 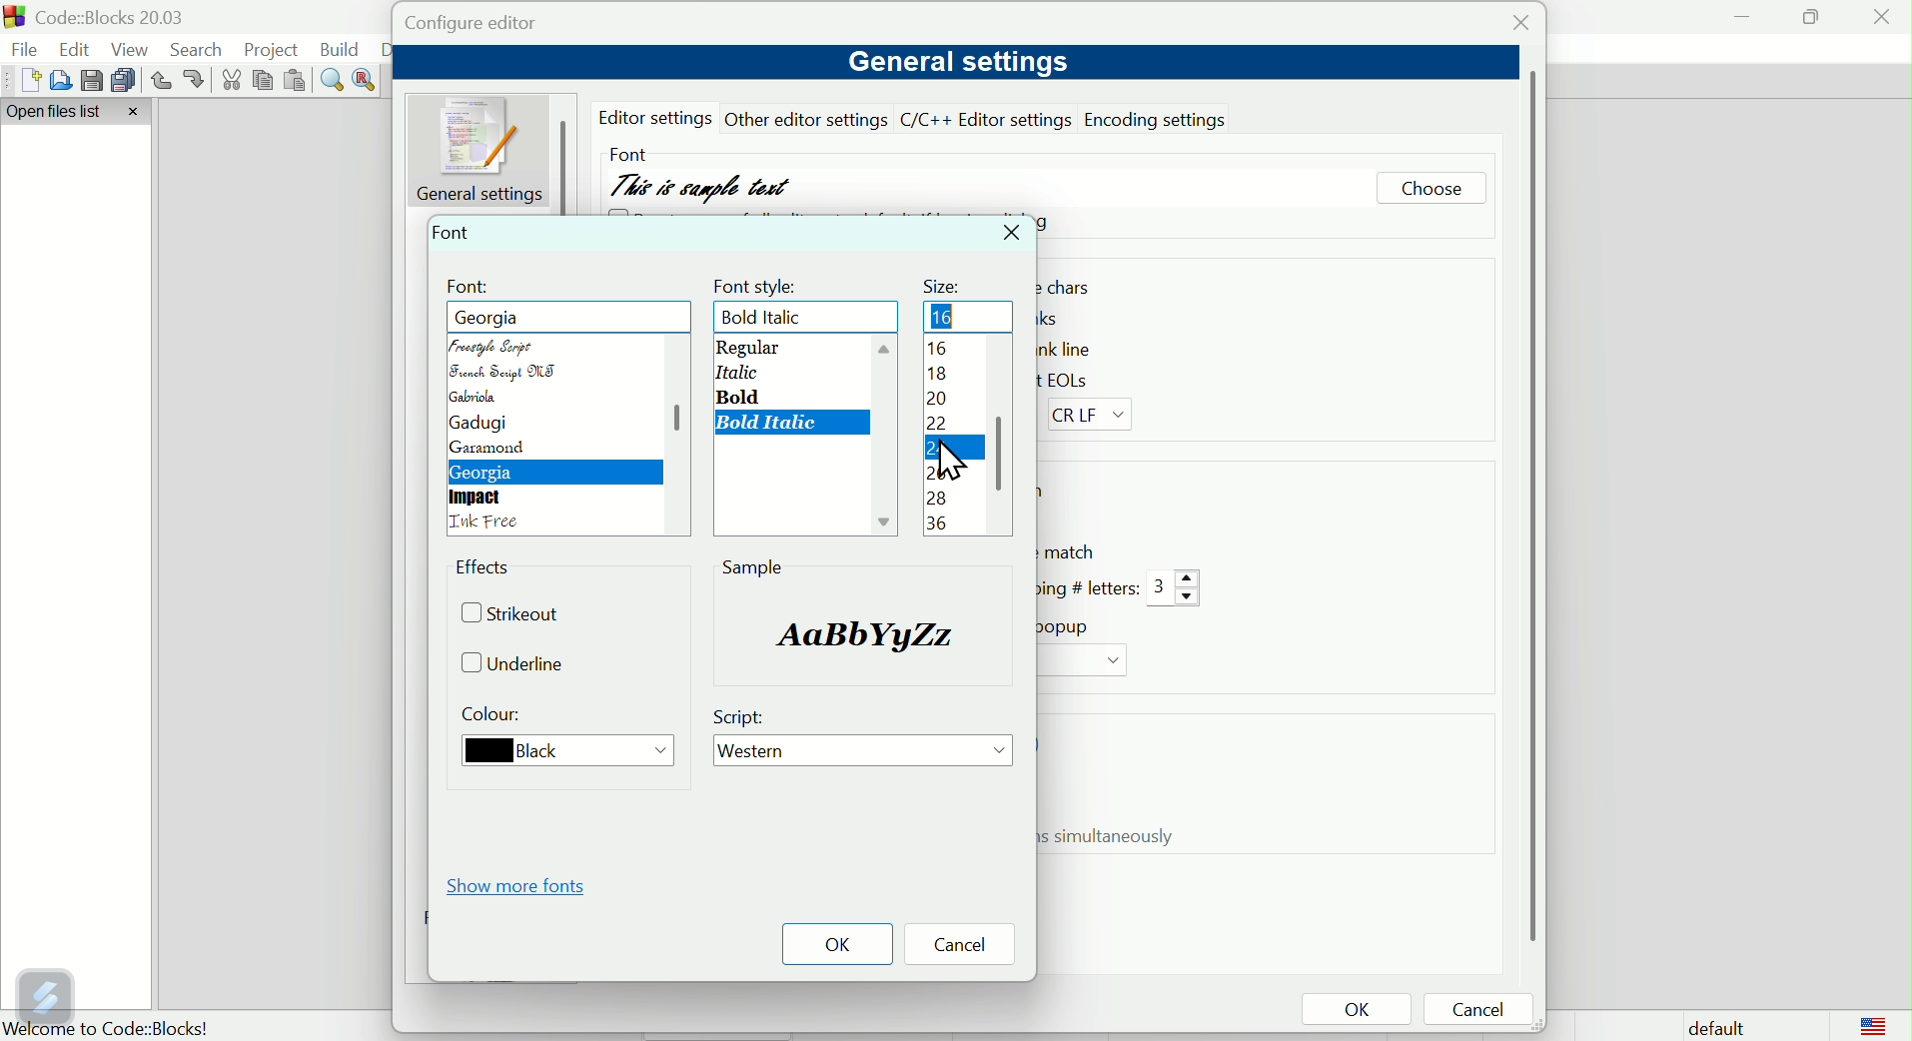 What do you see at coordinates (1003, 442) in the screenshot?
I see `scroll bar` at bounding box center [1003, 442].